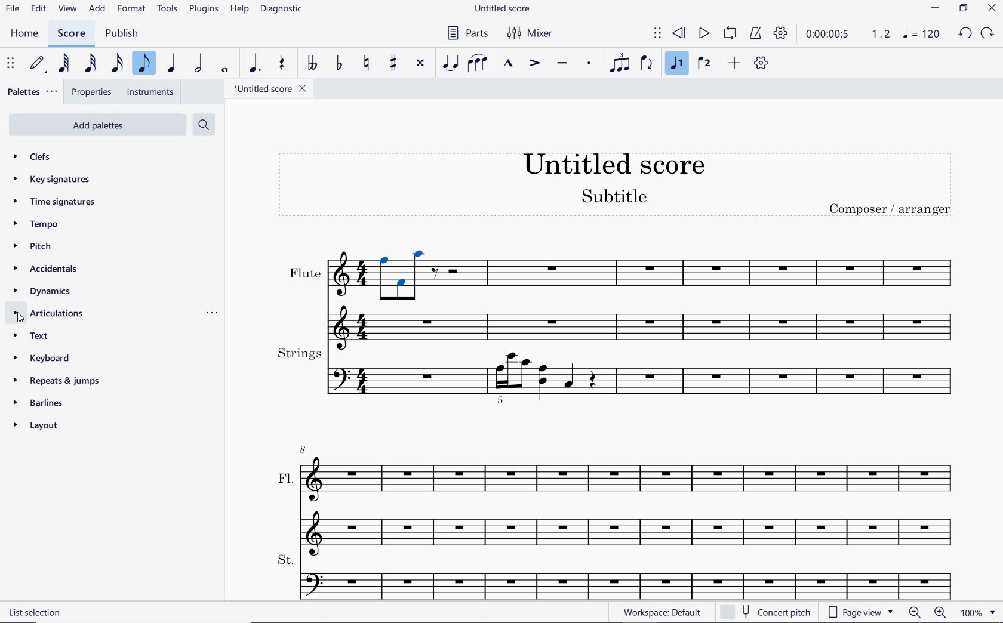 The height and width of the screenshot is (623, 1003). I want to click on TOGGLE SHARP, so click(393, 63).